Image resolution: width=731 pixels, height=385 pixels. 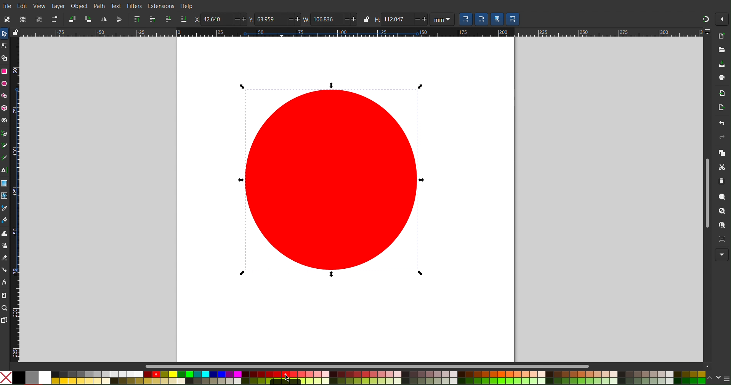 What do you see at coordinates (196, 19) in the screenshot?
I see `X-Coords` at bounding box center [196, 19].